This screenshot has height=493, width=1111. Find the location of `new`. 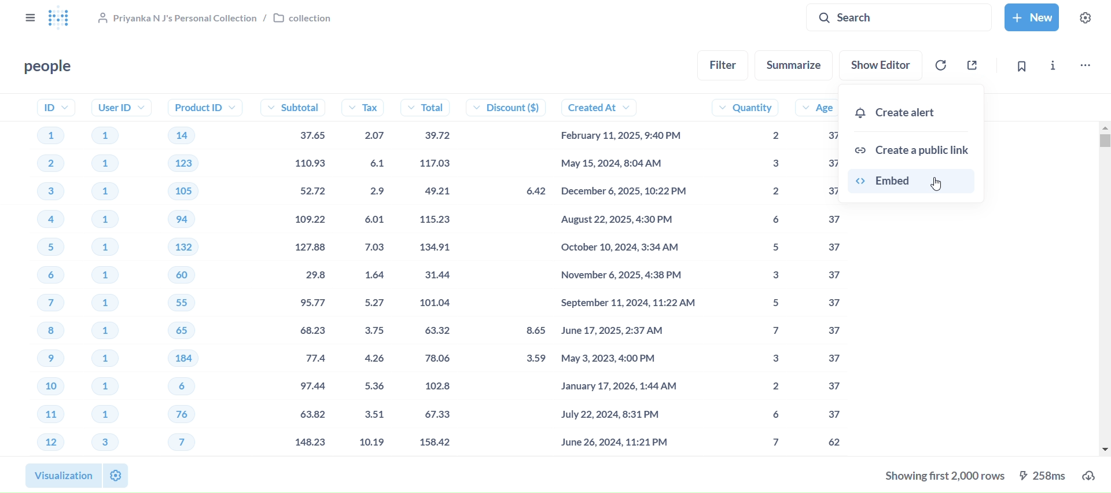

new is located at coordinates (1035, 17).